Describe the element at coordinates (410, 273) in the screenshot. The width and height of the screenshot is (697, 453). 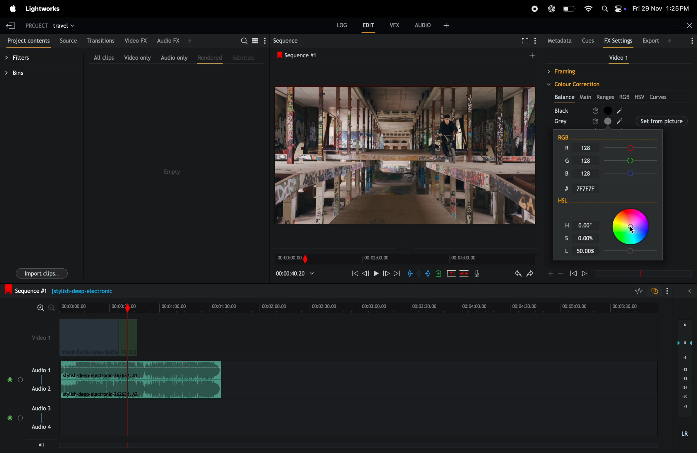
I see `add in mark` at that location.